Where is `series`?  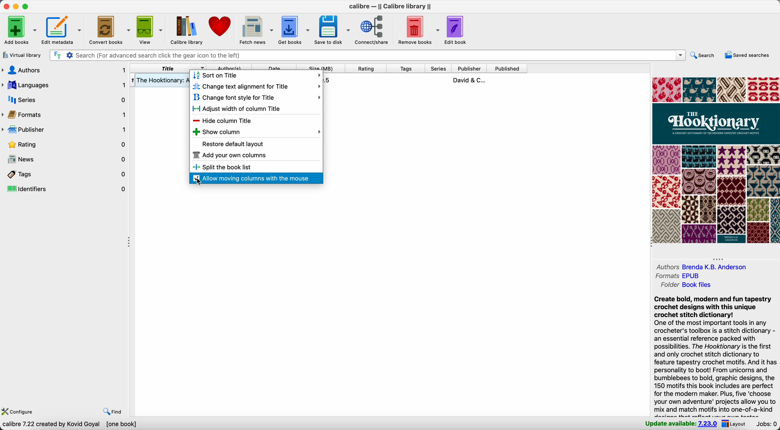
series is located at coordinates (437, 68).